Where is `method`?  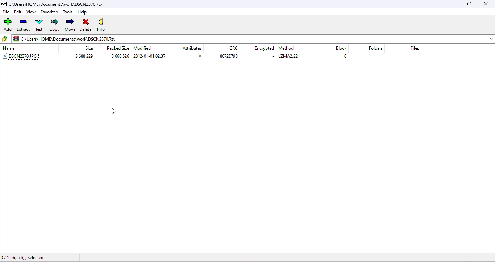
method is located at coordinates (287, 49).